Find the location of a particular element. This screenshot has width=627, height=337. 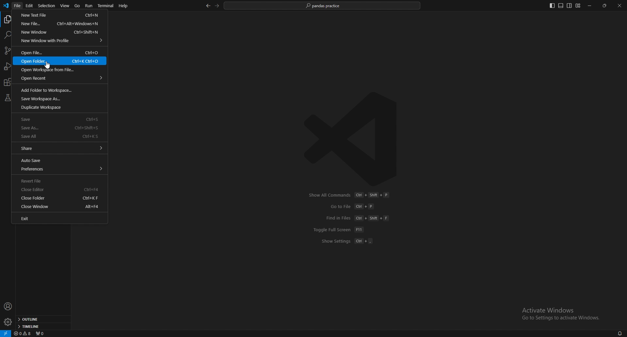

outline is located at coordinates (42, 319).